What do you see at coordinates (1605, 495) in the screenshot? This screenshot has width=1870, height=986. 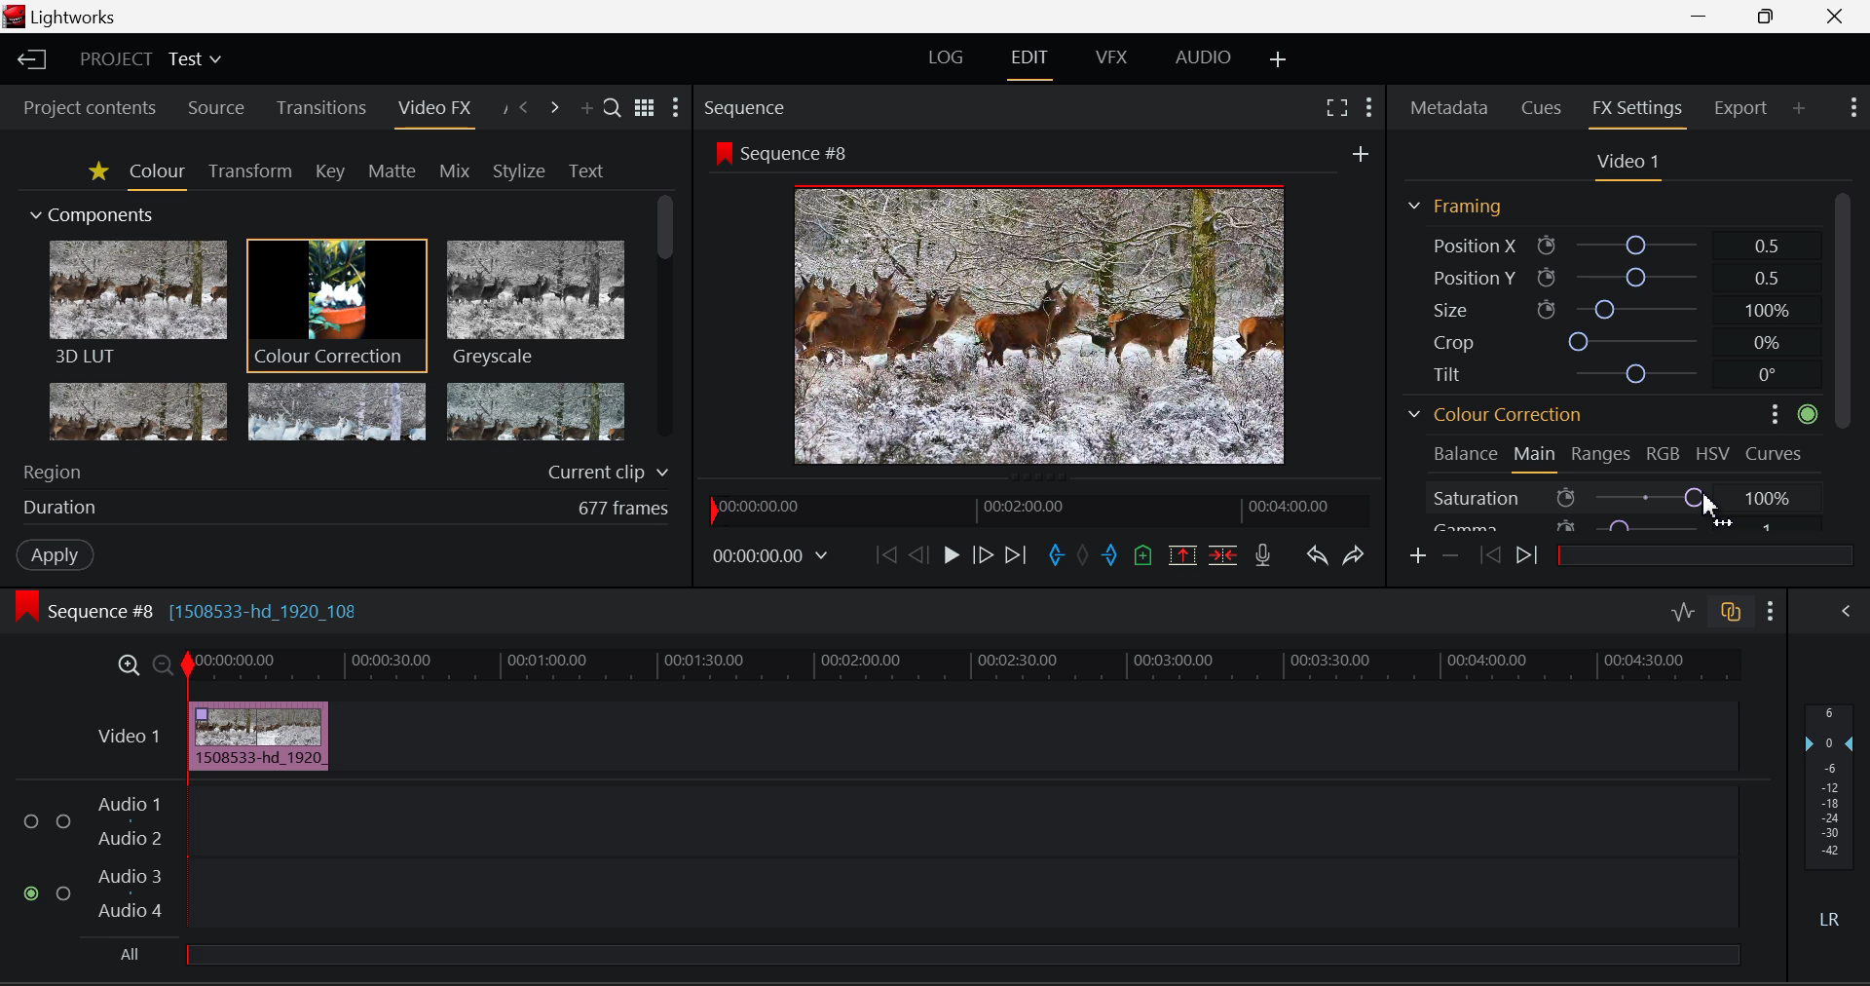 I see `Saturation` at bounding box center [1605, 495].